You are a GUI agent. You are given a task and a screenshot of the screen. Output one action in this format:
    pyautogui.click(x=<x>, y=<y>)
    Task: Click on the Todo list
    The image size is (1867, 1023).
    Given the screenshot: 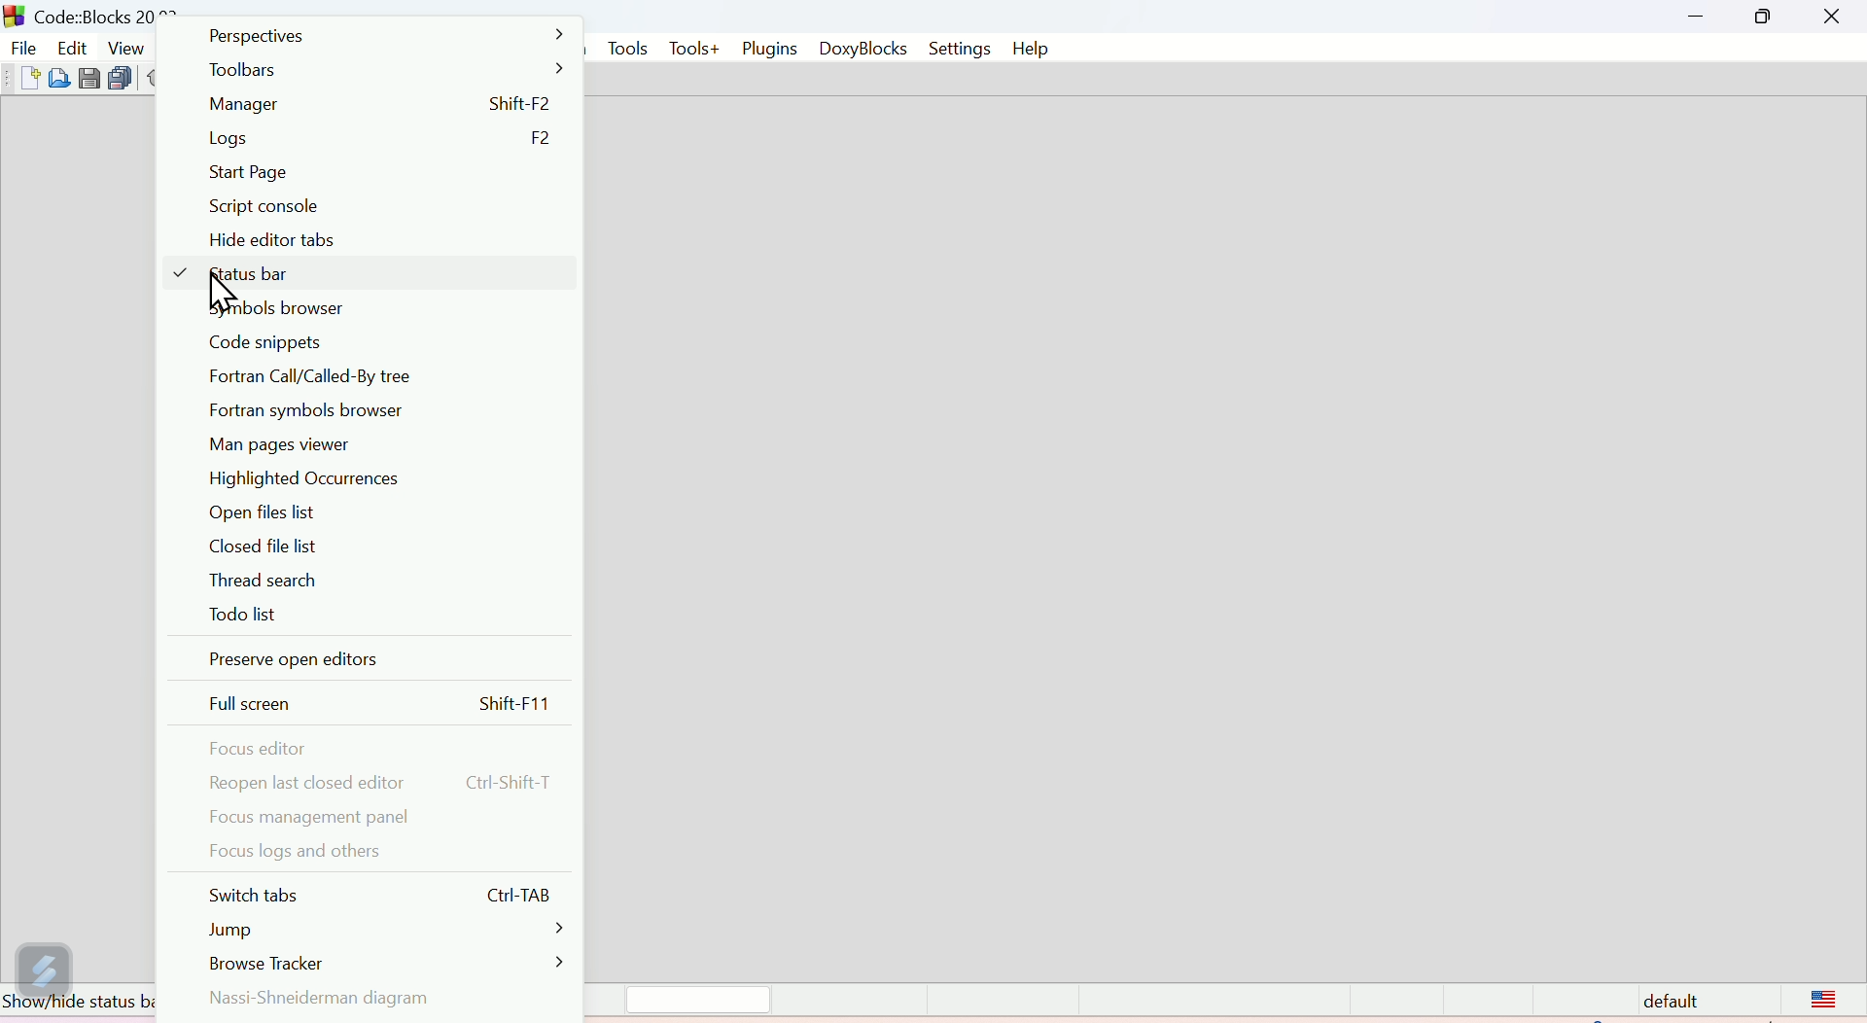 What is the action you would take?
    pyautogui.click(x=242, y=613)
    